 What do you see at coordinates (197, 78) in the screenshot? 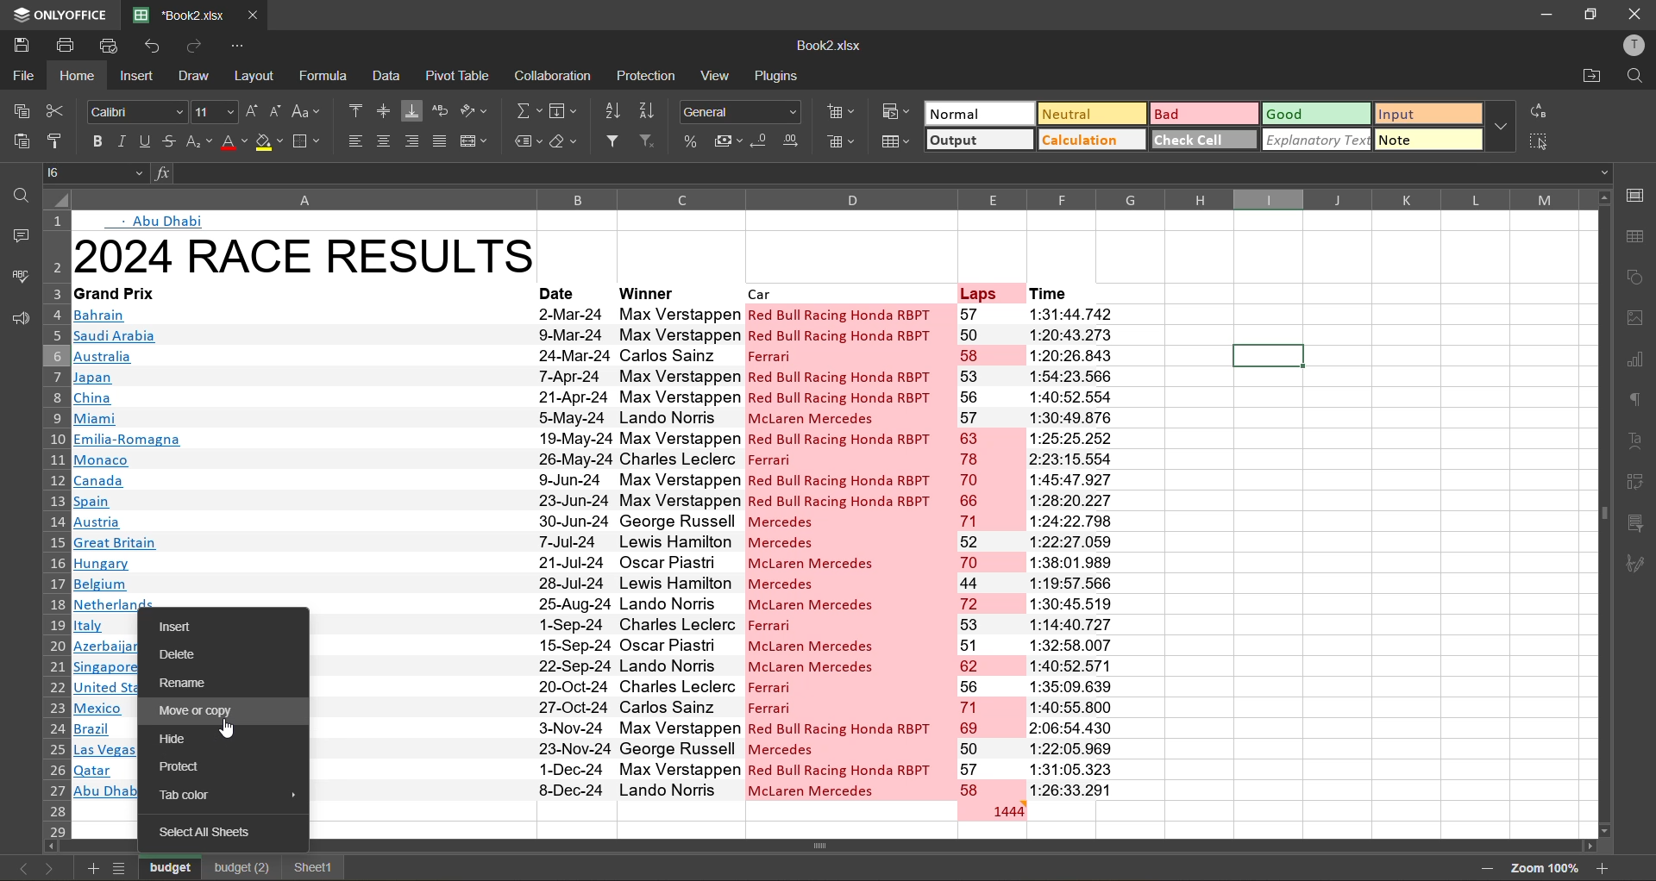
I see `draw` at bounding box center [197, 78].